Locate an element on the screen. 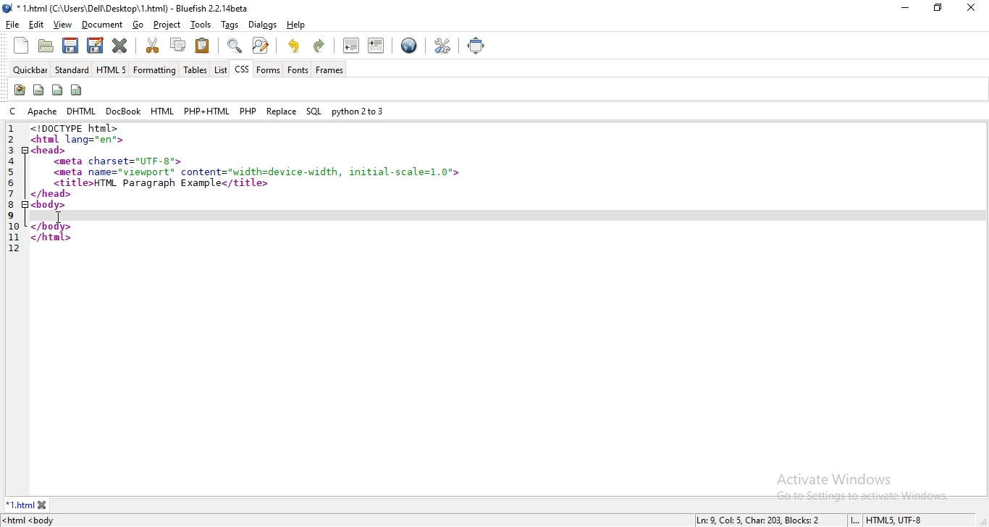  paste is located at coordinates (203, 46).